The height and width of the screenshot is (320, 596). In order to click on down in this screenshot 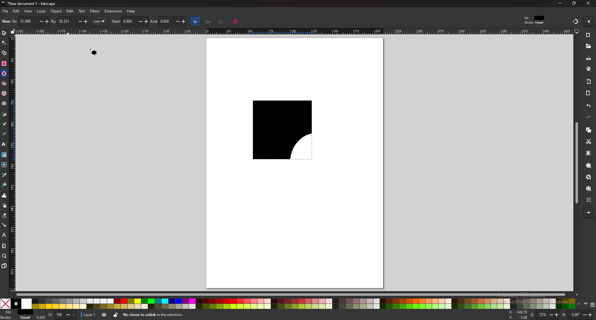, I will do `click(586, 304)`.